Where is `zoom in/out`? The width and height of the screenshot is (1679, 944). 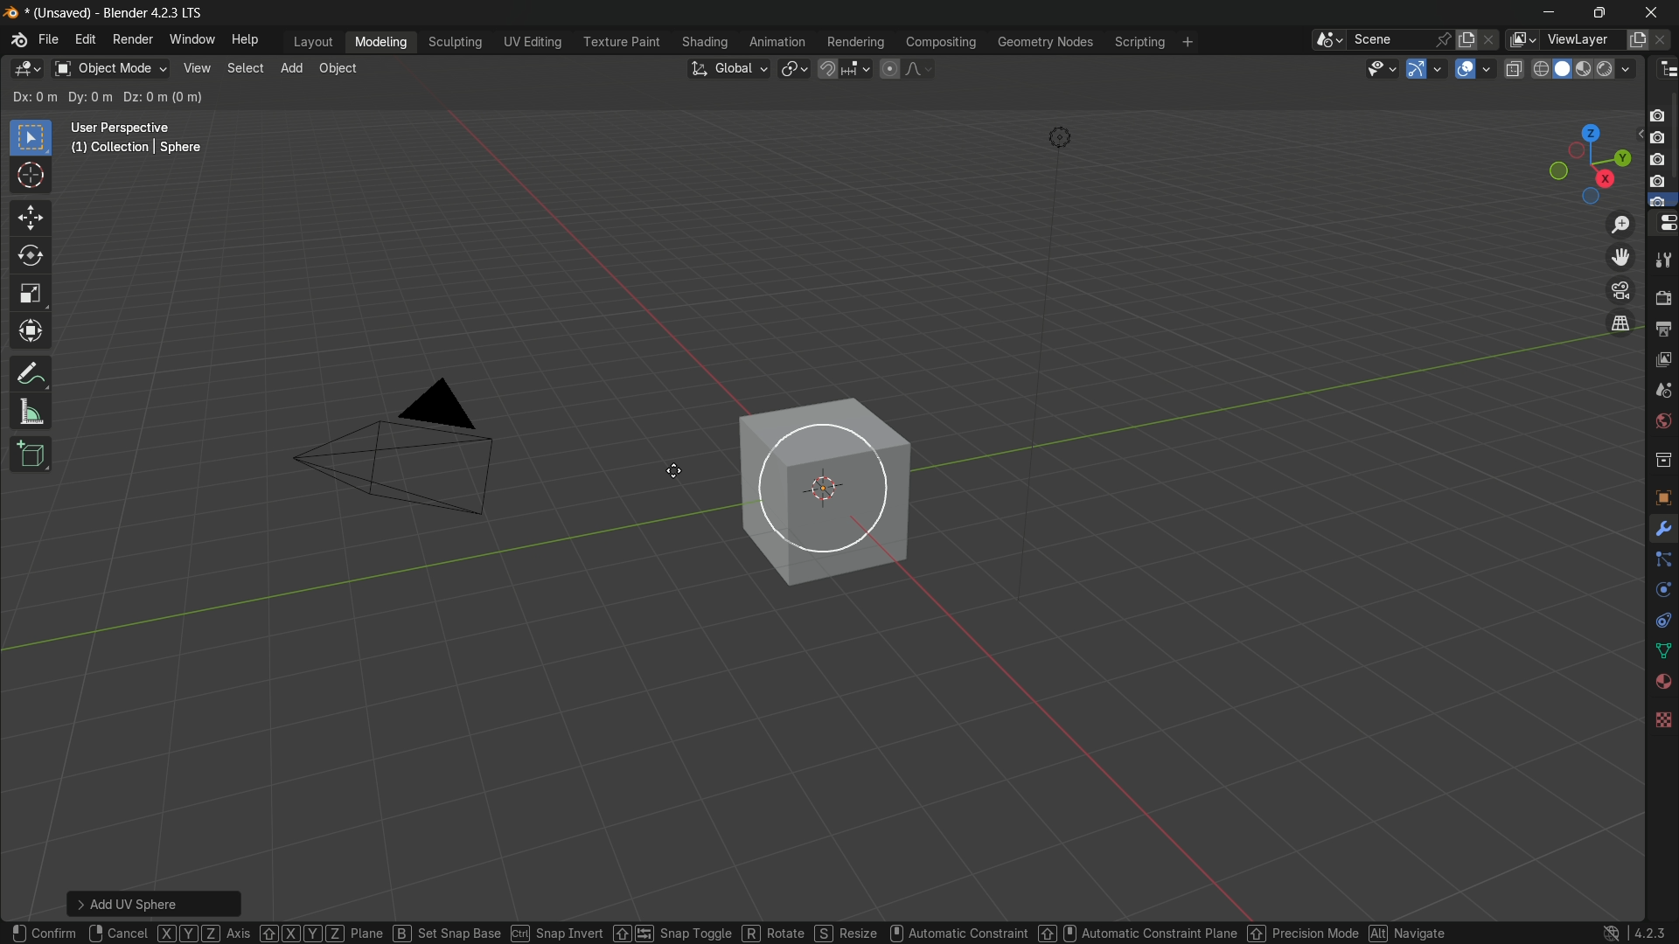 zoom in/out is located at coordinates (1618, 222).